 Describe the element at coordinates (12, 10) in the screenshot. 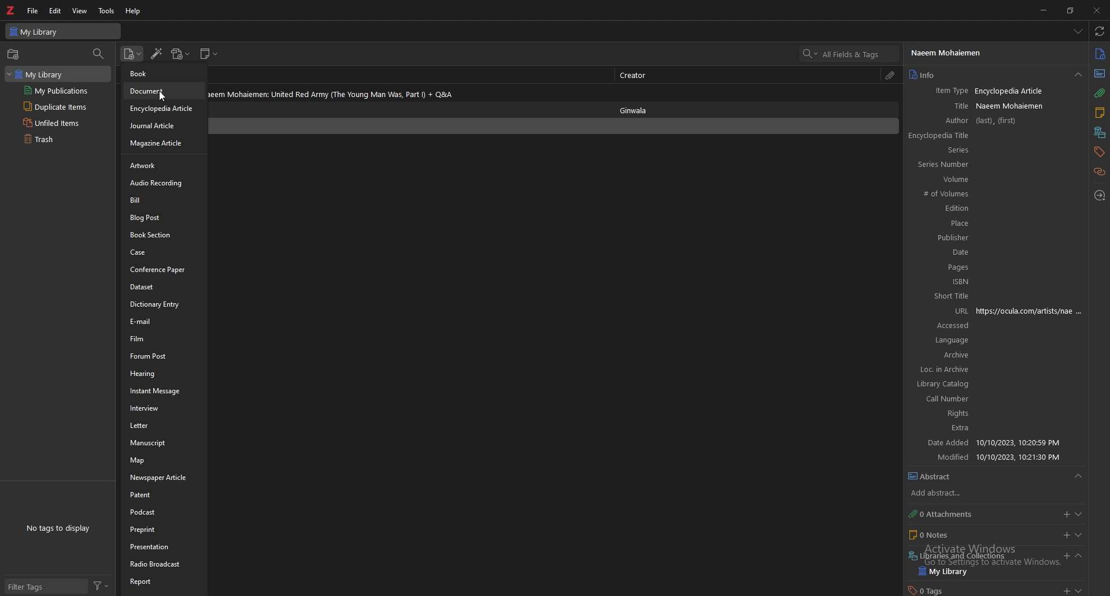

I see `zotero` at that location.